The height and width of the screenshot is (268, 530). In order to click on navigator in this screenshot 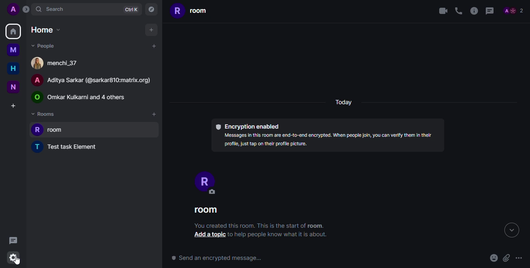, I will do `click(151, 9)`.